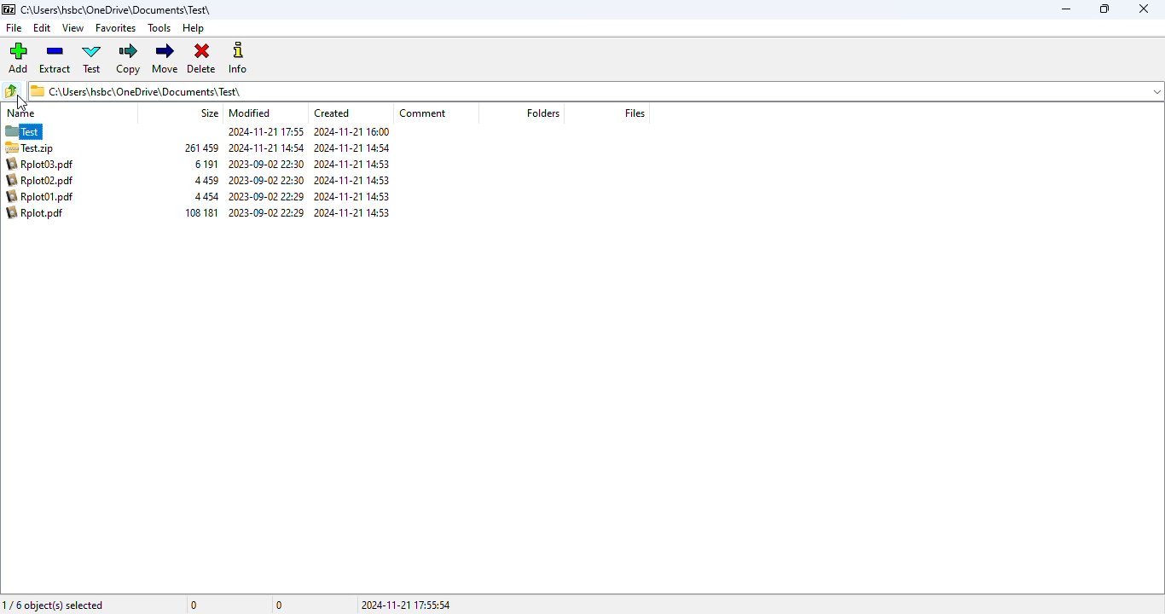  What do you see at coordinates (41, 148) in the screenshot?
I see `Test.zip` at bounding box center [41, 148].